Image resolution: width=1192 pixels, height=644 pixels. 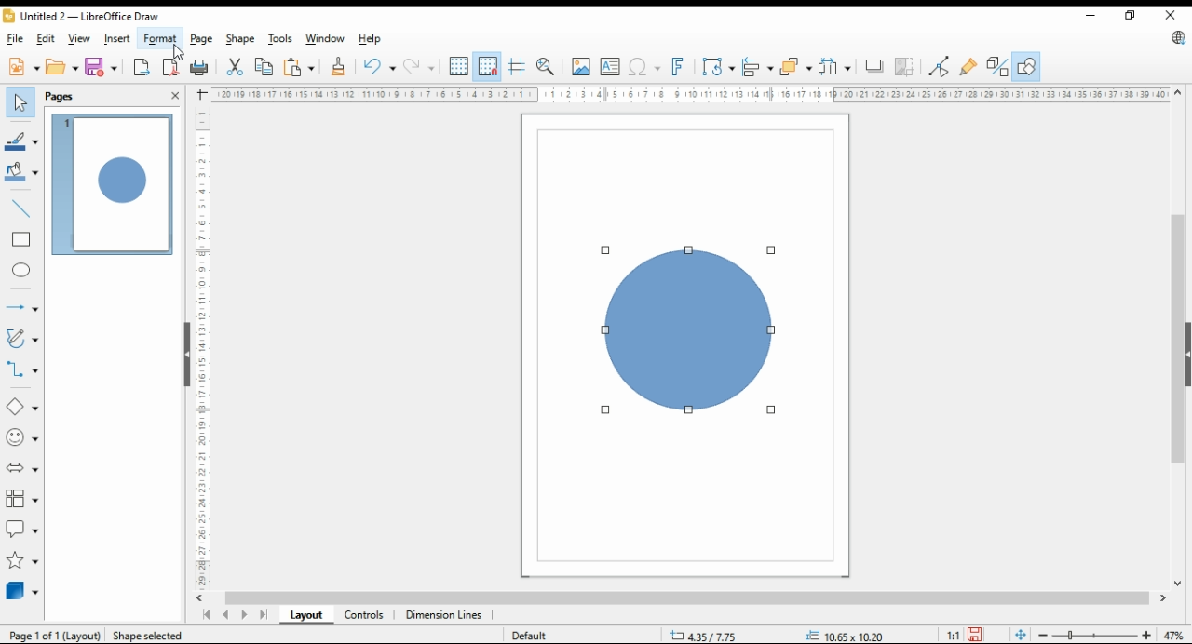 I want to click on helplines while moving, so click(x=515, y=67).